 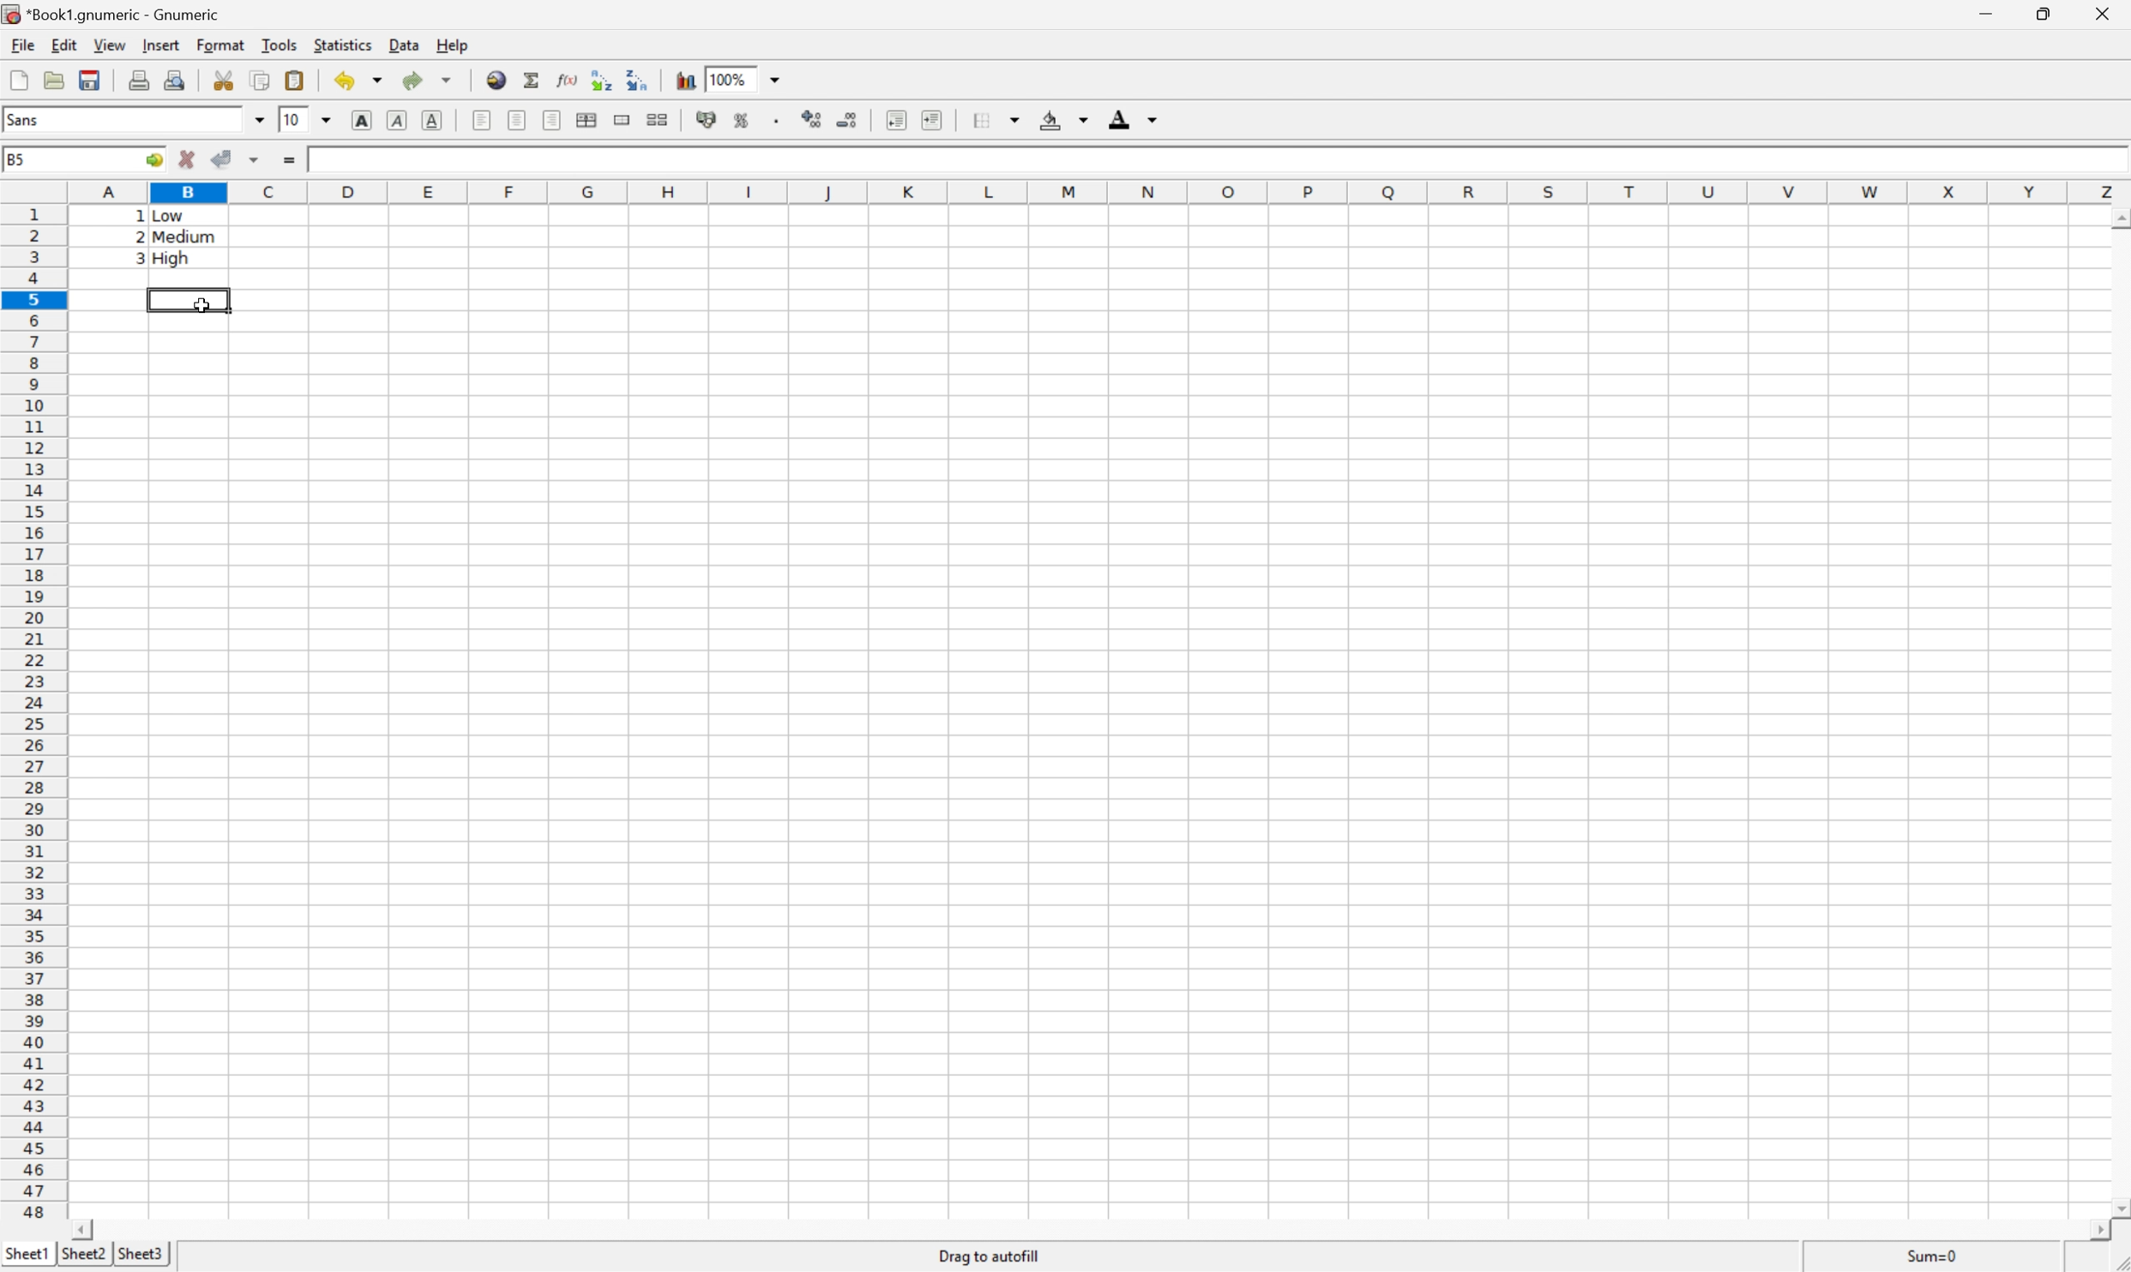 I want to click on Statistics, so click(x=344, y=43).